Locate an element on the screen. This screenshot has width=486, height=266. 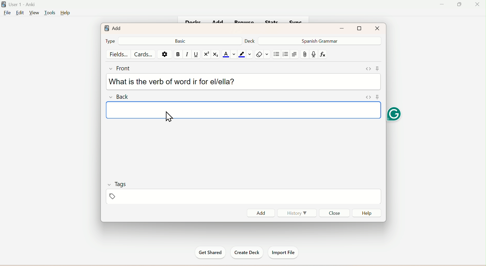
Get Started is located at coordinates (211, 253).